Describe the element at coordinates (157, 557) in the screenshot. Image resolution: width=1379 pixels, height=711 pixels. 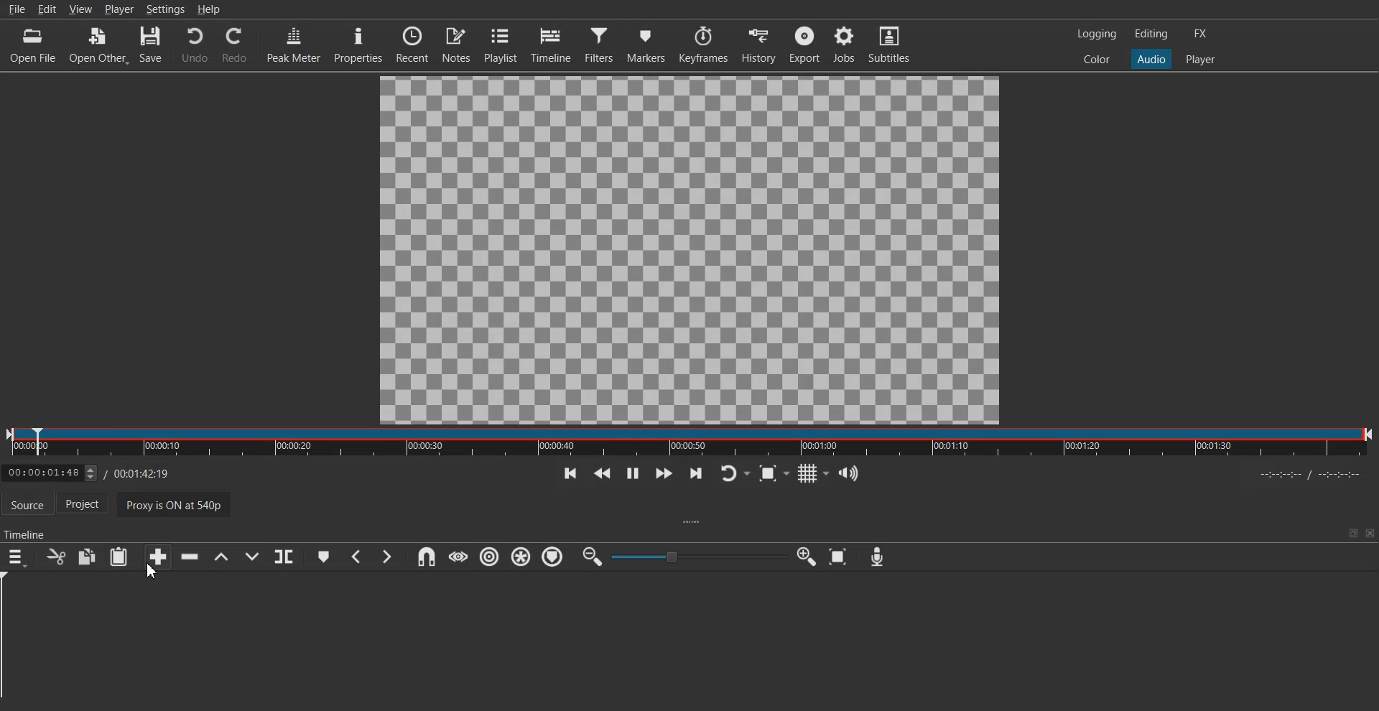
I see `Append` at that location.